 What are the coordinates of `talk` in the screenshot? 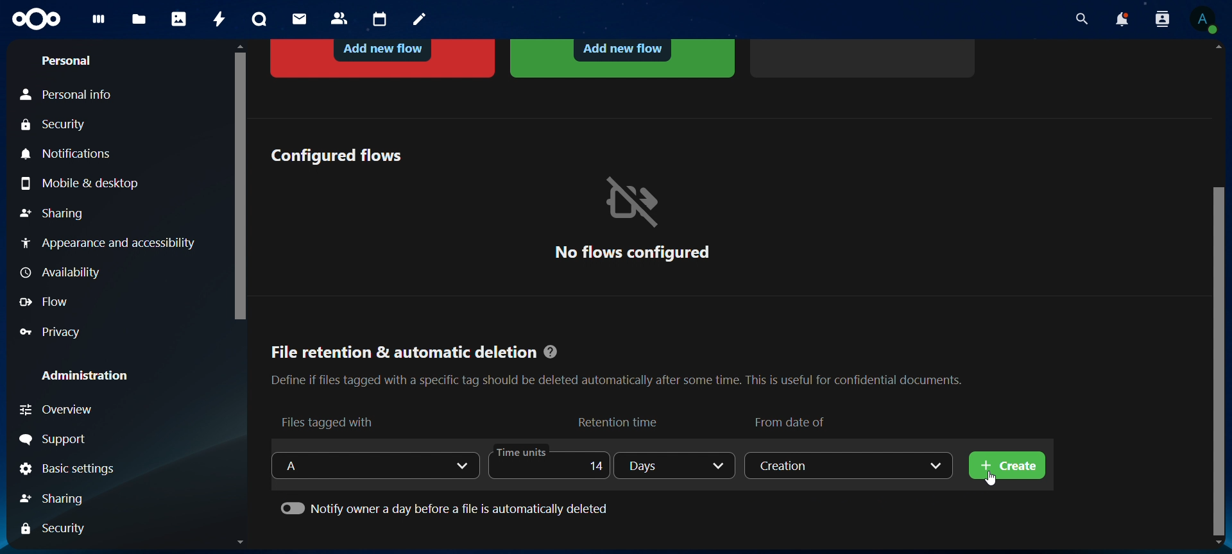 It's located at (259, 19).